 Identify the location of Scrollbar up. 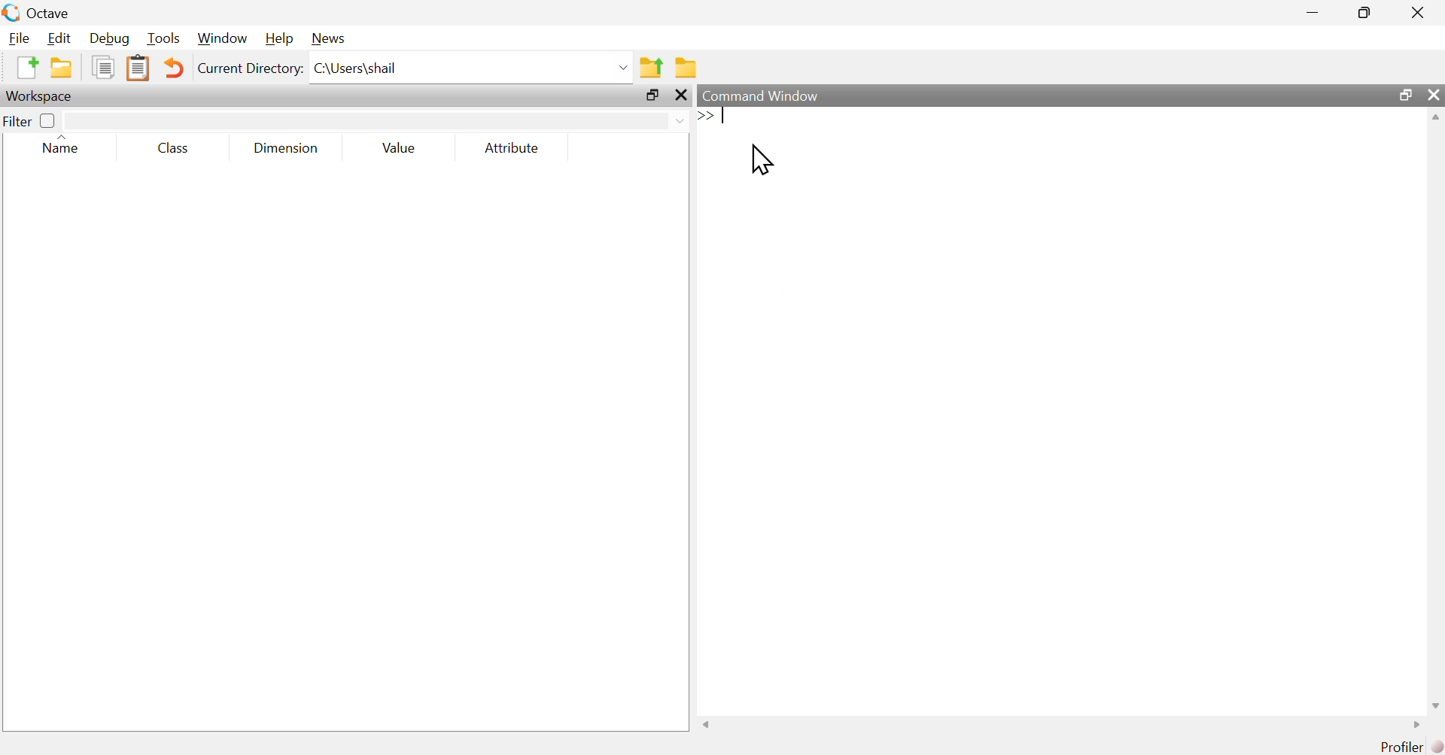
(1435, 119).